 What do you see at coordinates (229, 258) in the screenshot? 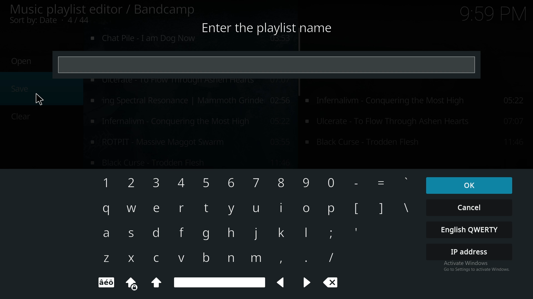
I see `keyboard input` at bounding box center [229, 258].